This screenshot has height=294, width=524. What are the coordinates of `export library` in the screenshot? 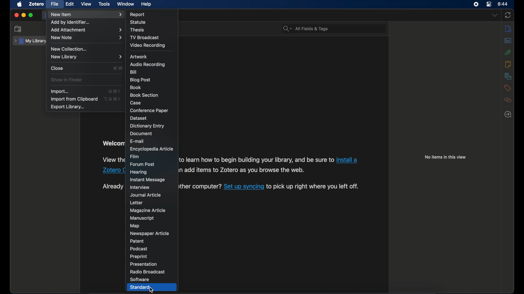 It's located at (68, 107).